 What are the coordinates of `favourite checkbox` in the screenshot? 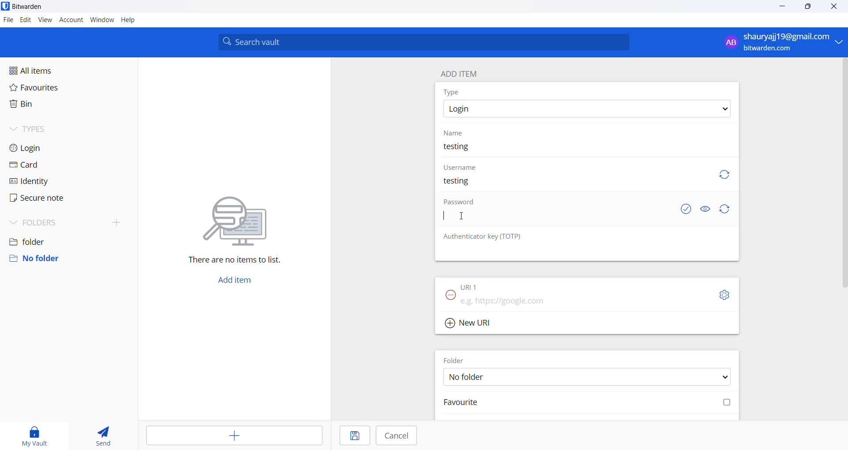 It's located at (589, 402).